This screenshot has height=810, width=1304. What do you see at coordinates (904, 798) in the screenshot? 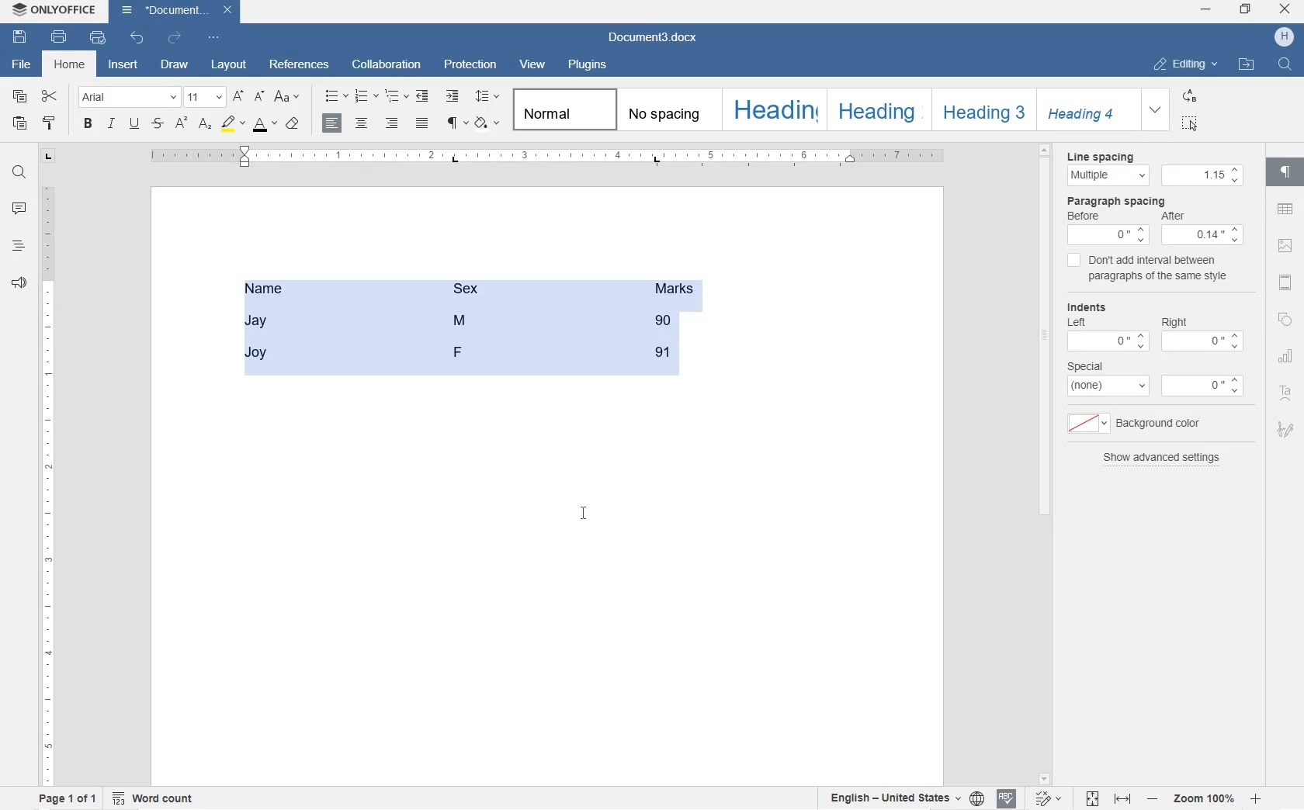
I see `SET TEXT OR DOCUMENT LANGUAGE` at bounding box center [904, 798].